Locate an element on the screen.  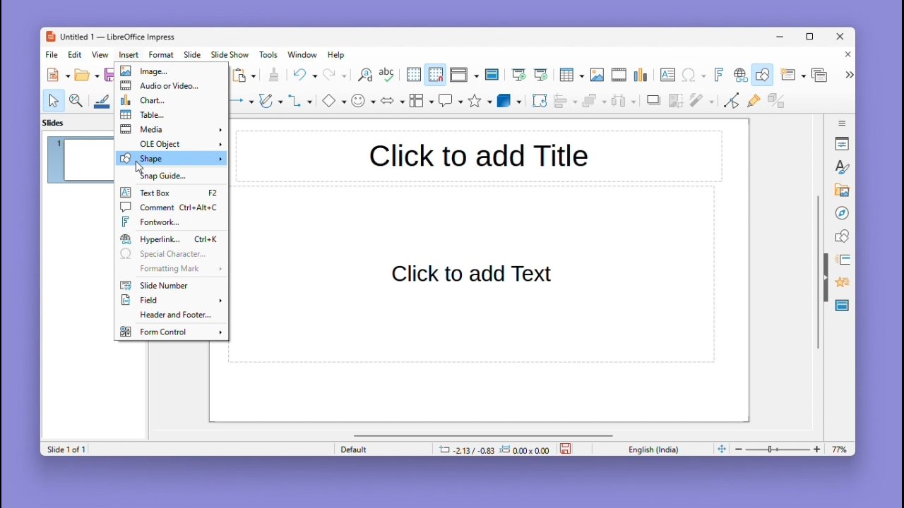
display grid is located at coordinates (412, 75).